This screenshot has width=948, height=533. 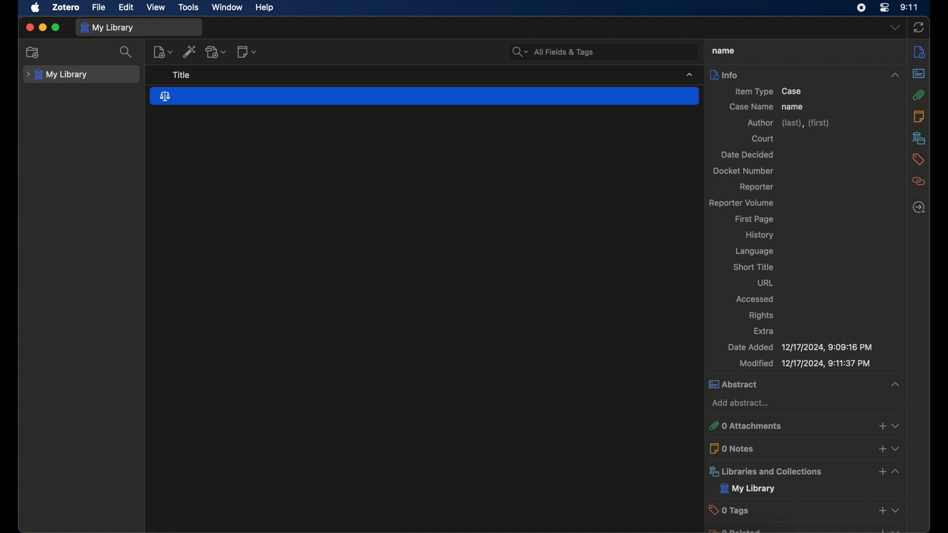 What do you see at coordinates (743, 171) in the screenshot?
I see `docket number` at bounding box center [743, 171].